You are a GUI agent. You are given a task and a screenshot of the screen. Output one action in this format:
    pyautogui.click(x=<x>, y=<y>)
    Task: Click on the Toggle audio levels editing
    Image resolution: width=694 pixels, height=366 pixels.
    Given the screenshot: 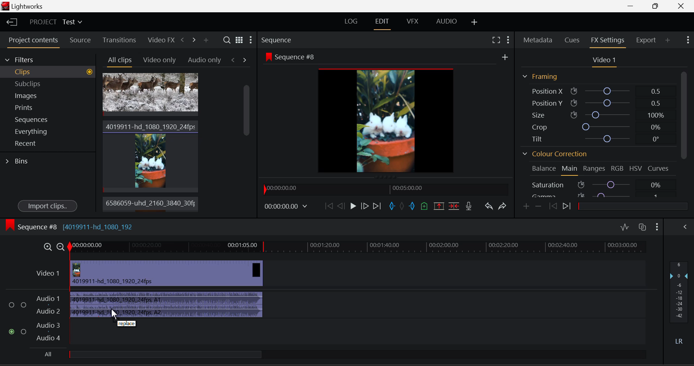 What is the action you would take?
    pyautogui.click(x=624, y=227)
    